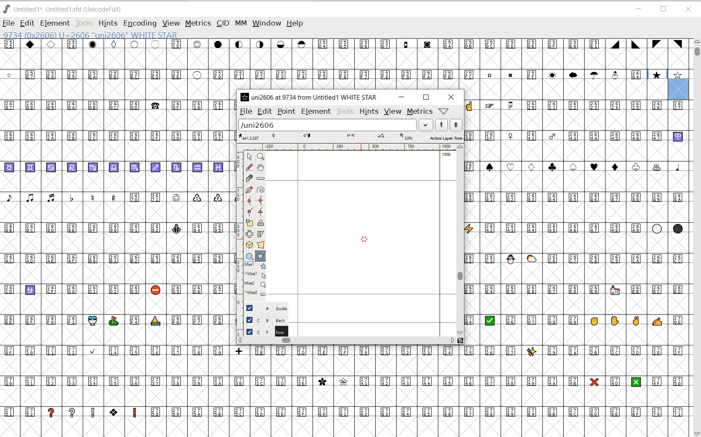  What do you see at coordinates (262, 331) in the screenshot?
I see `FOREGROUND` at bounding box center [262, 331].